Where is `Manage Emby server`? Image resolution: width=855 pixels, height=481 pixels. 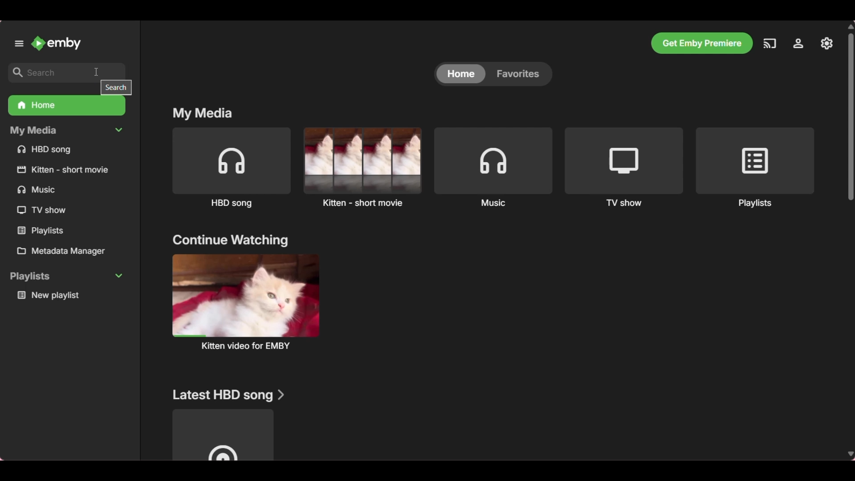 Manage Emby server is located at coordinates (798, 46).